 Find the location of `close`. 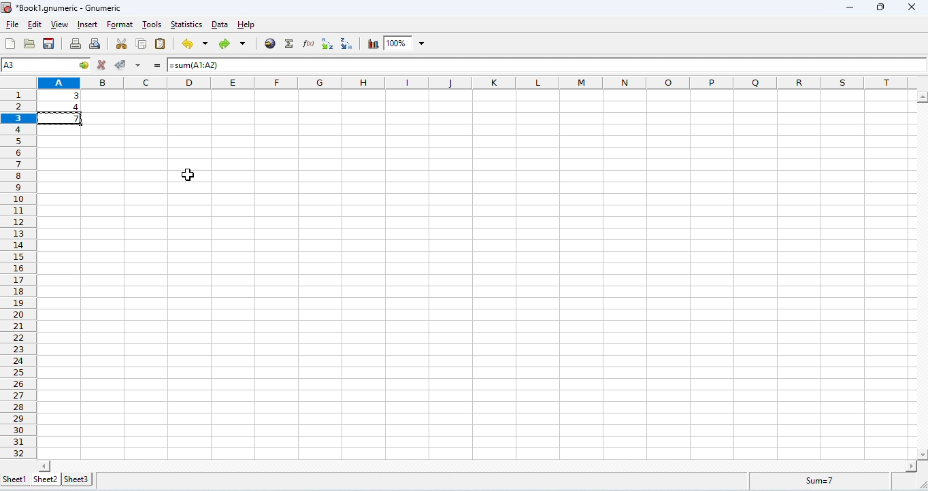

close is located at coordinates (910, 7).